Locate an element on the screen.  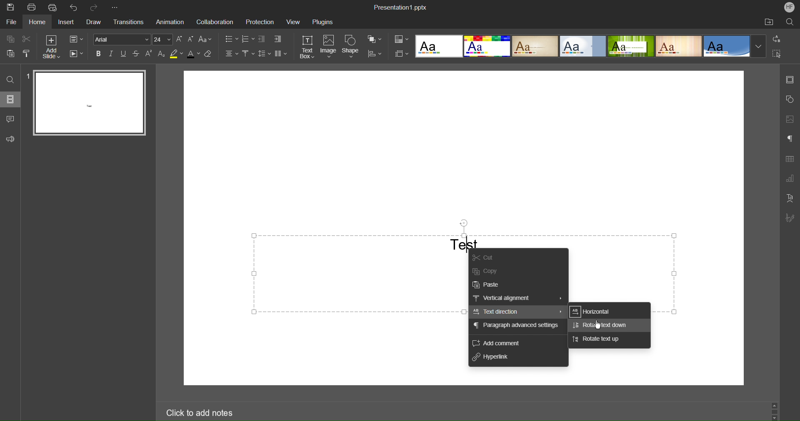
Save is located at coordinates (9, 7).